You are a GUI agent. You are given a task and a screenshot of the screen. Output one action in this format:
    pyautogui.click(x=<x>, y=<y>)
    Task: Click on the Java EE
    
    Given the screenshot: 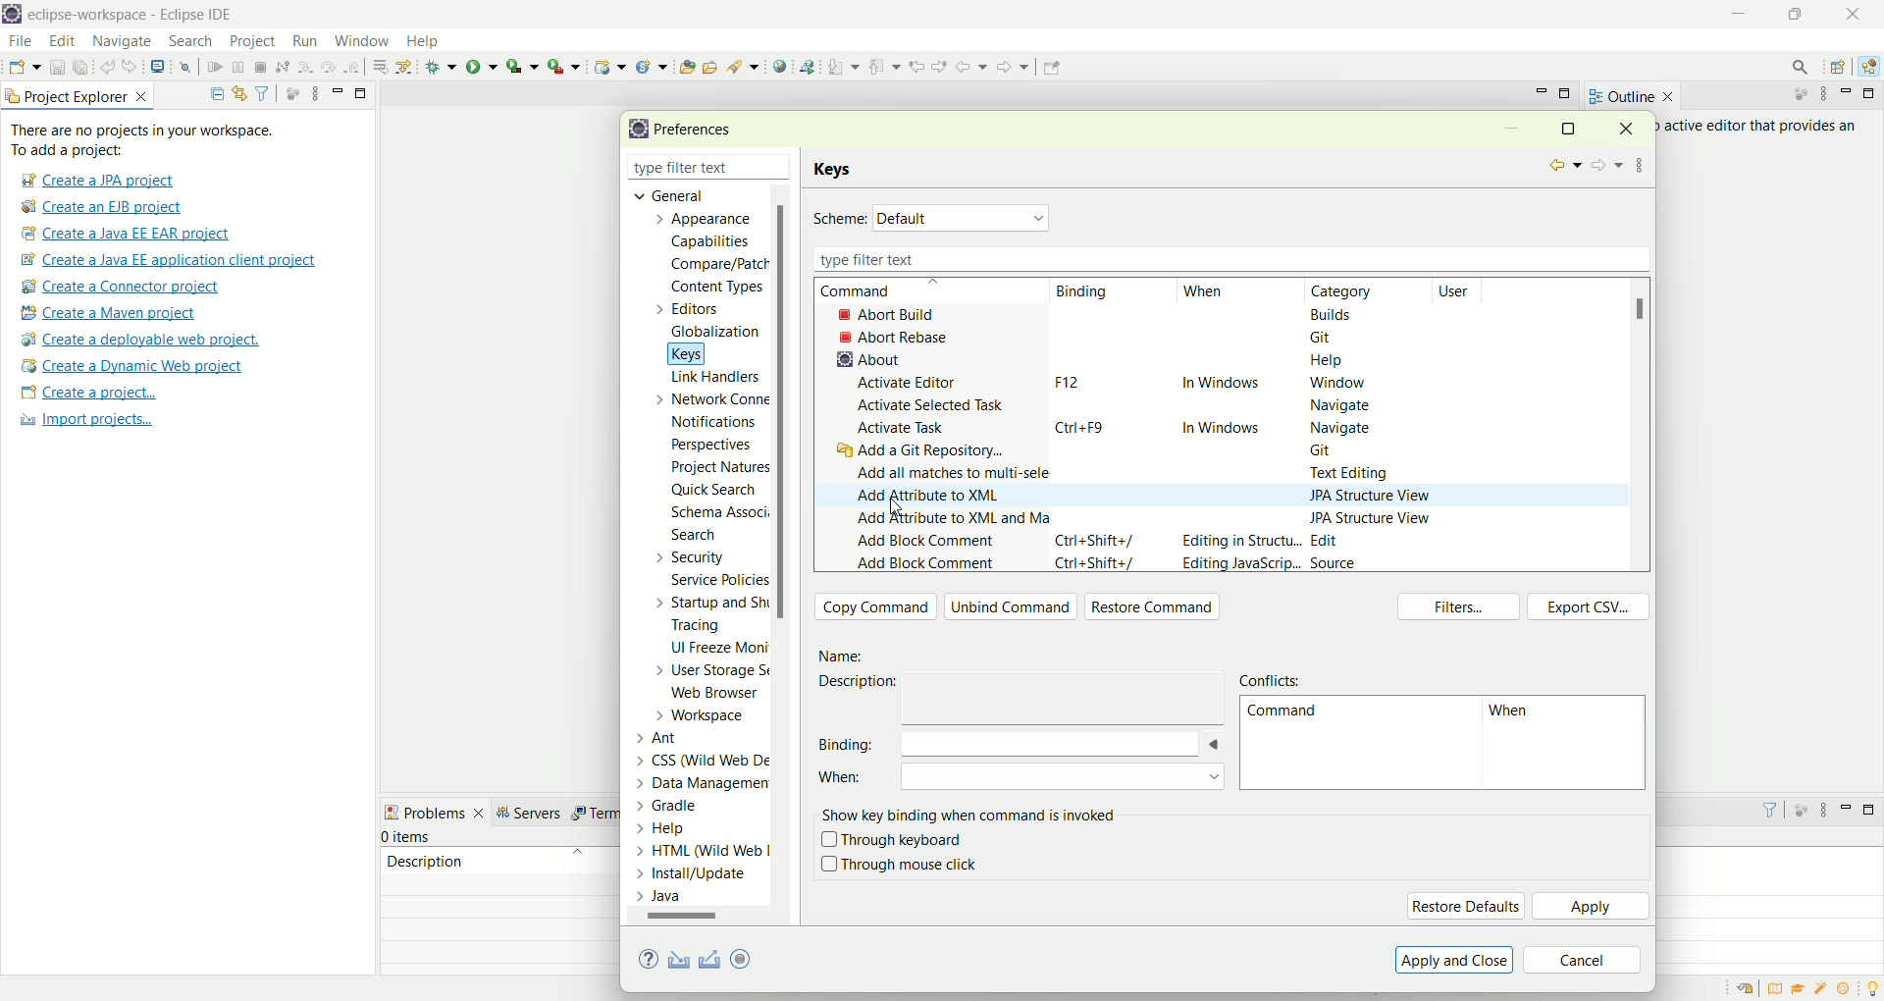 What is the action you would take?
    pyautogui.click(x=1872, y=67)
    